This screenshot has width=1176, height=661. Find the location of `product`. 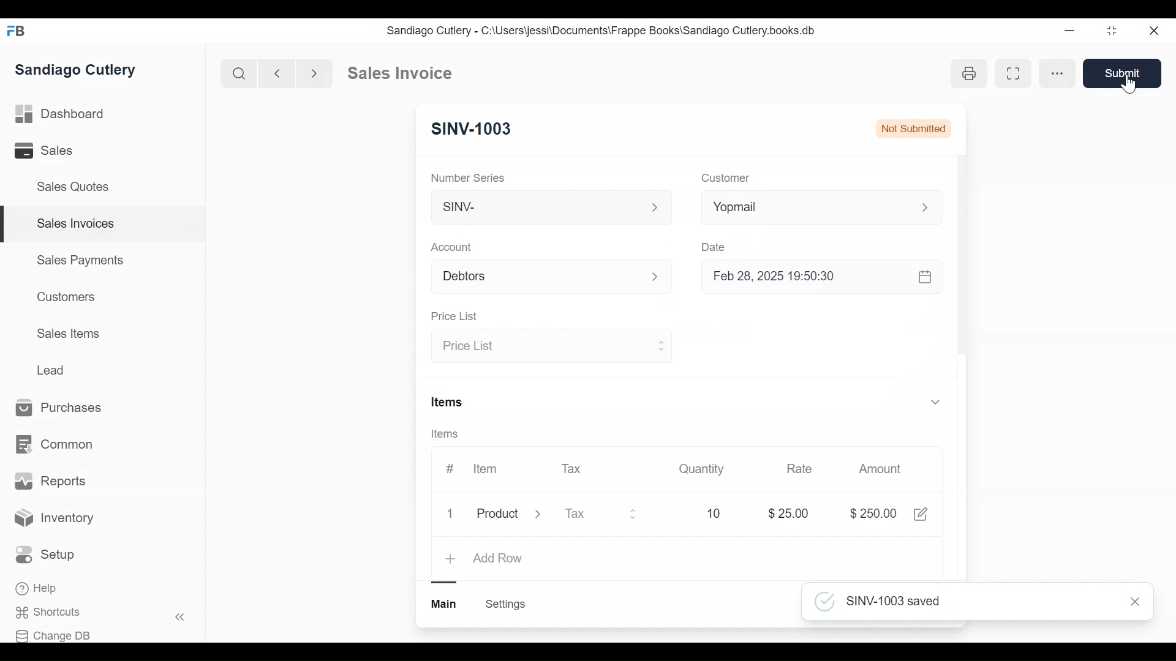

product is located at coordinates (497, 516).